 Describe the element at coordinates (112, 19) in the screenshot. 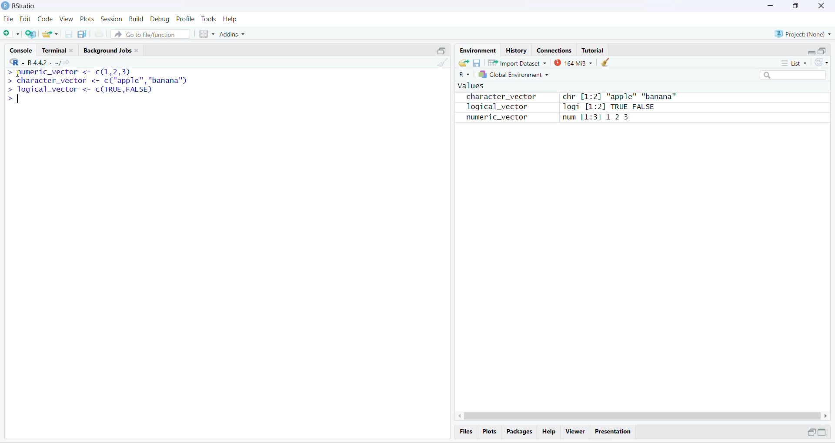

I see `Session` at that location.